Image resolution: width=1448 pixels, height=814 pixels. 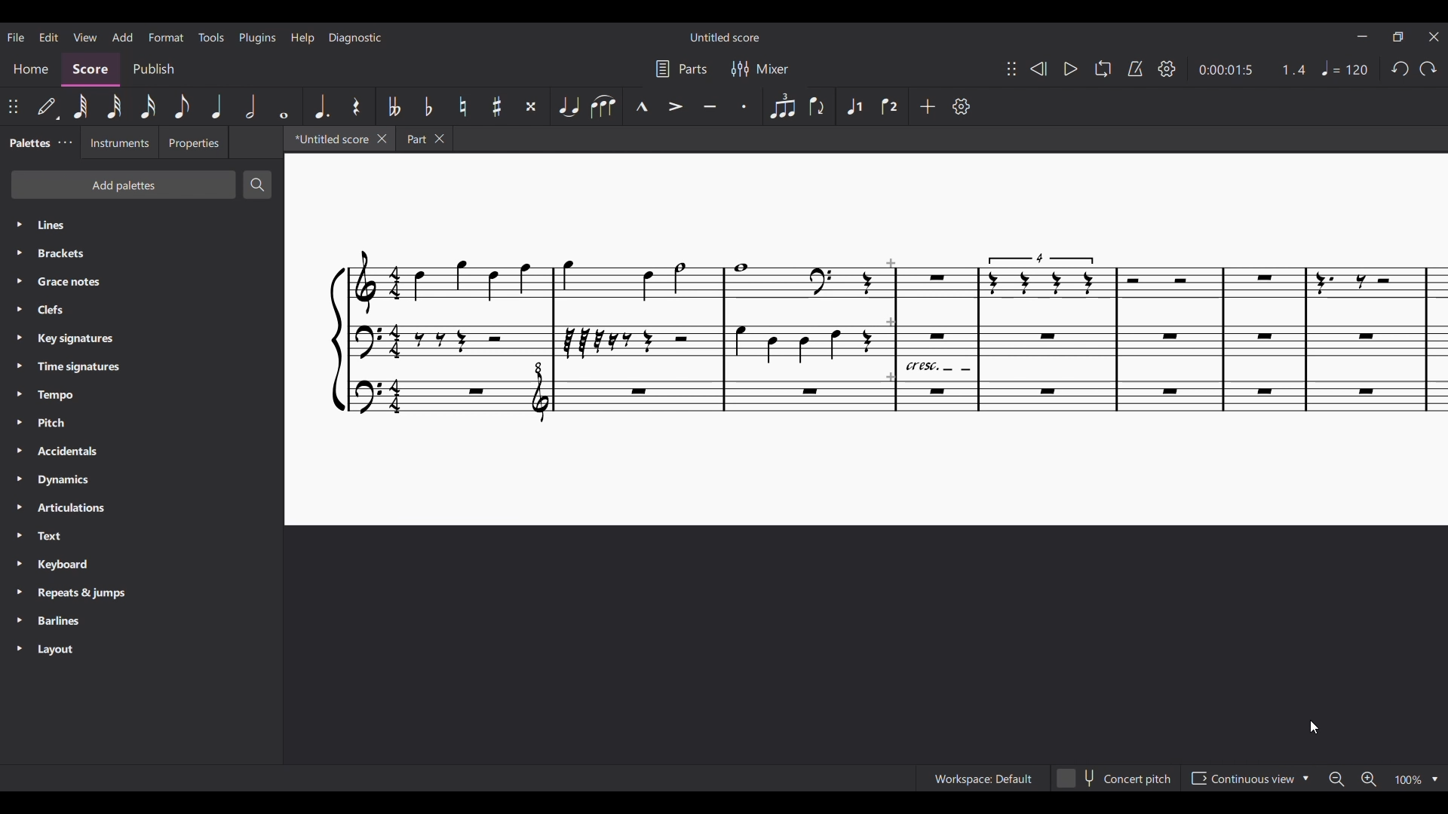 I want to click on Tools menu, so click(x=211, y=37).